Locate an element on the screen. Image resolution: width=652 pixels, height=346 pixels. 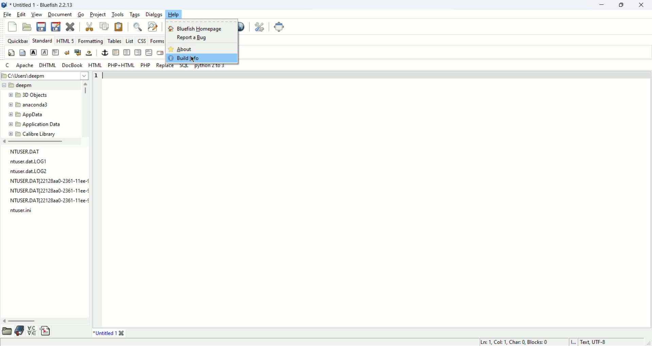
horizontal rule is located at coordinates (116, 52).